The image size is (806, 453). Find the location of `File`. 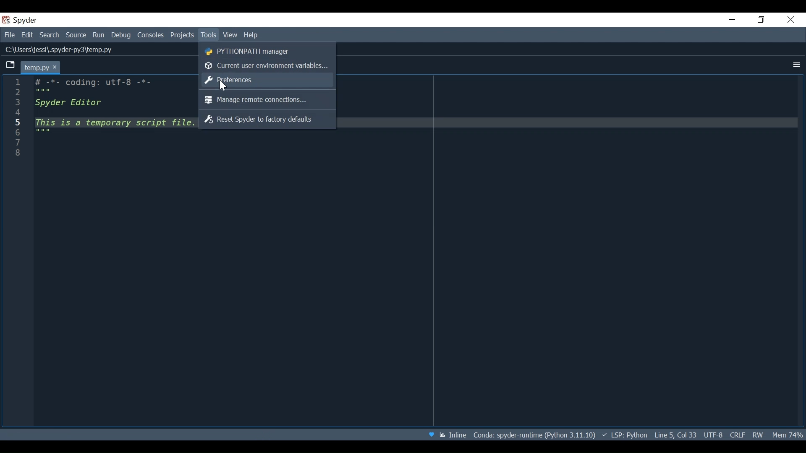

File is located at coordinates (9, 35).